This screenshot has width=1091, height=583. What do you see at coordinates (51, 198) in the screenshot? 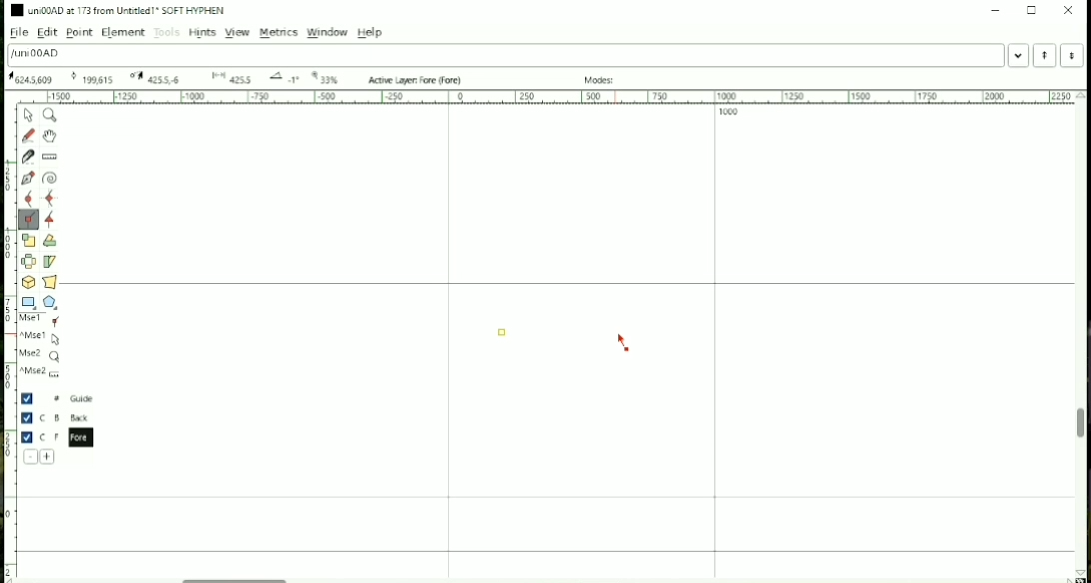
I see `Add a curve point always either horizontal or vertical` at bounding box center [51, 198].